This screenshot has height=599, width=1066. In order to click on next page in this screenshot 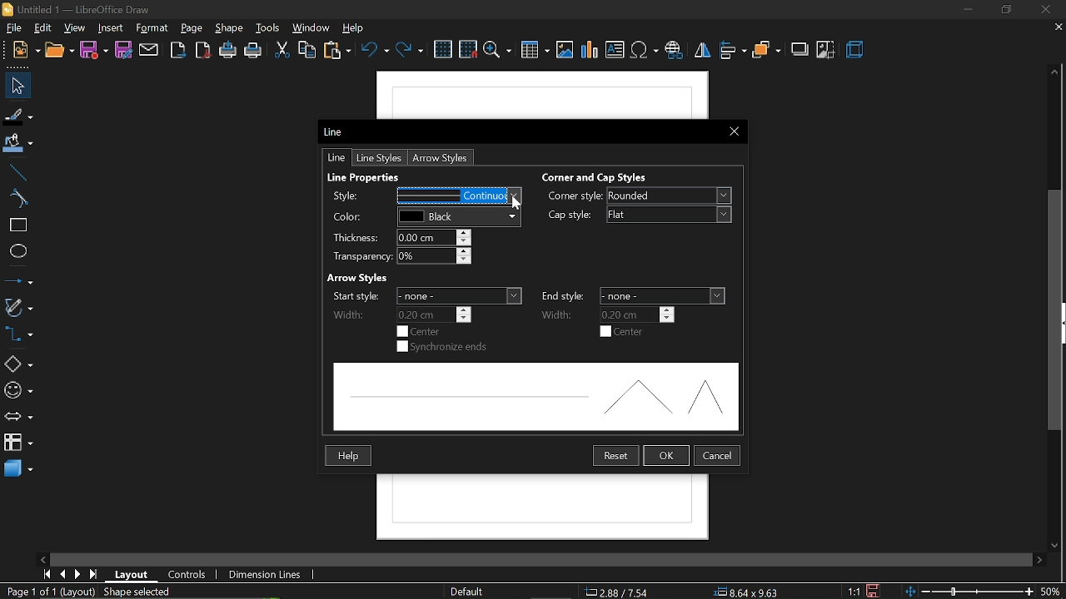, I will do `click(78, 573)`.